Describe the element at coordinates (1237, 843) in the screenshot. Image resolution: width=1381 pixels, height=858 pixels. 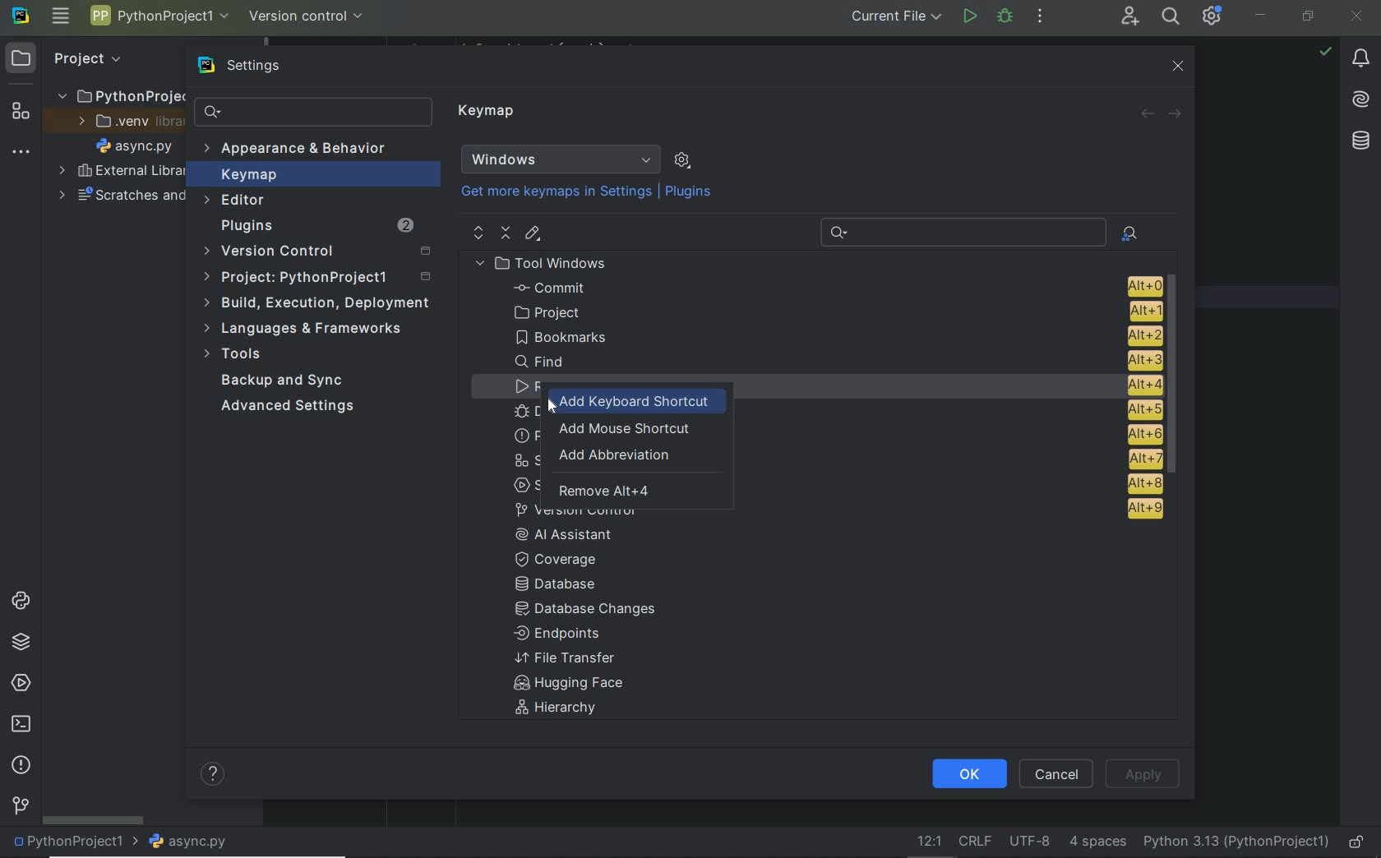
I see `current interpreter` at that location.